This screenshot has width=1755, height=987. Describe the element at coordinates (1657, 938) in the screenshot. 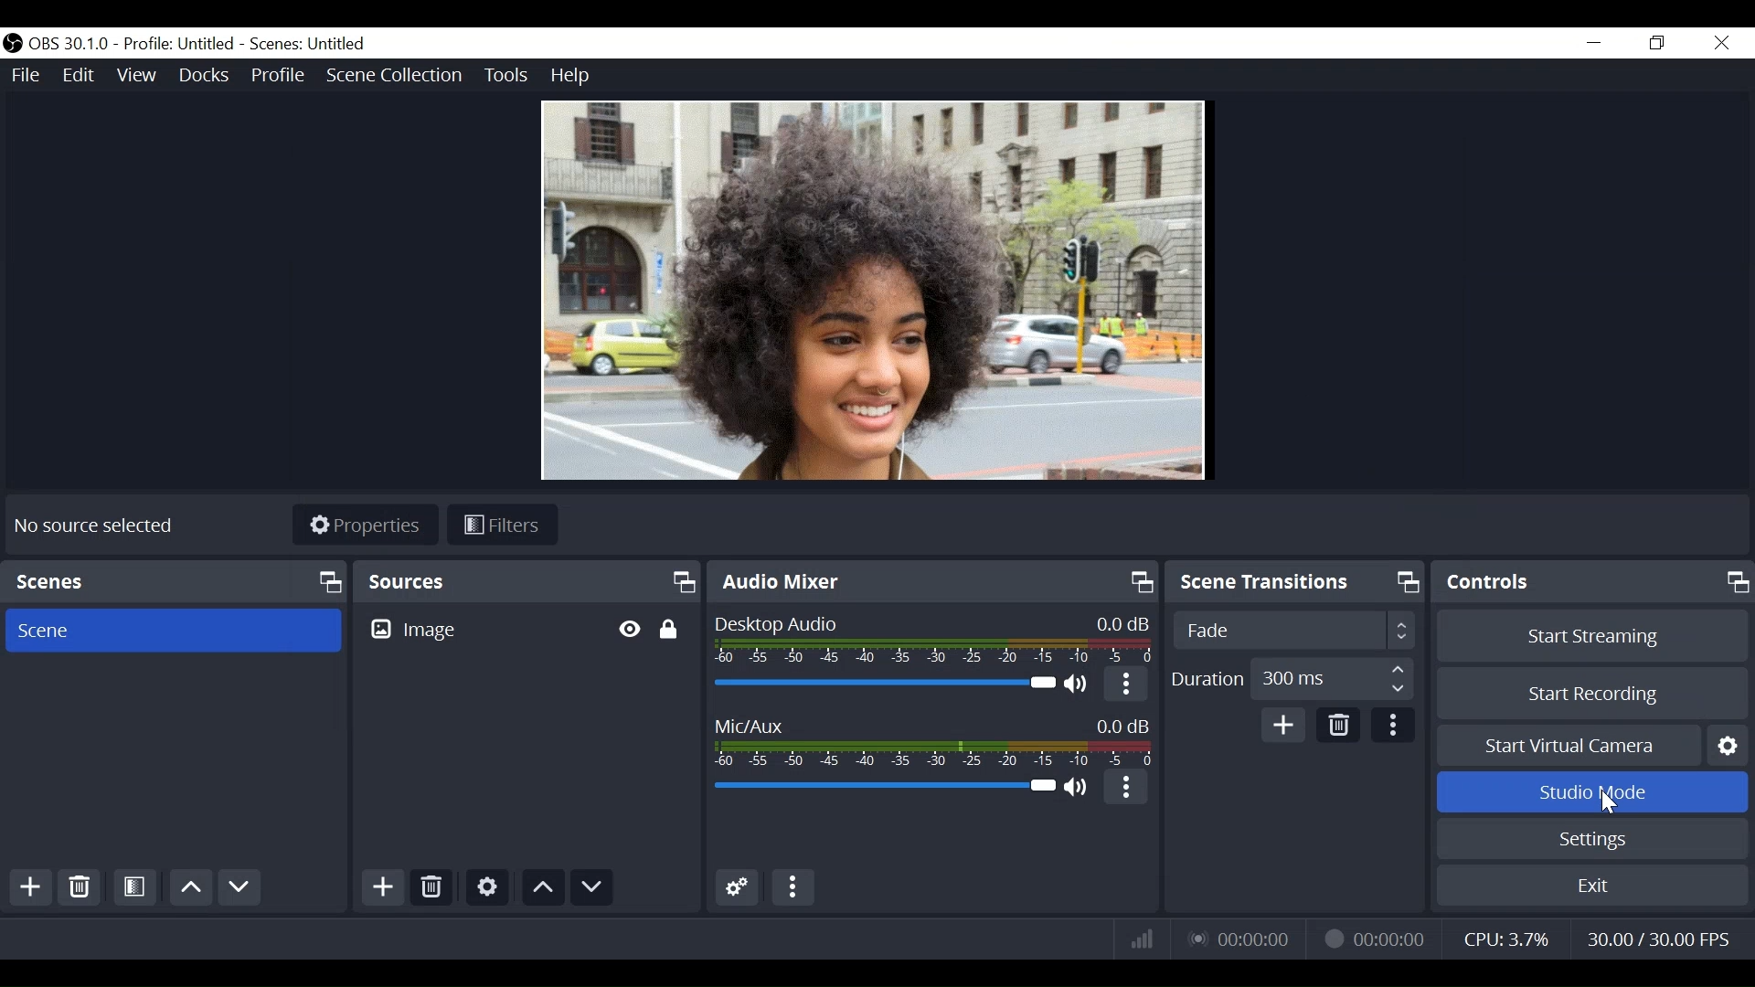

I see `Frame Rate (Frame Per Second)` at that location.